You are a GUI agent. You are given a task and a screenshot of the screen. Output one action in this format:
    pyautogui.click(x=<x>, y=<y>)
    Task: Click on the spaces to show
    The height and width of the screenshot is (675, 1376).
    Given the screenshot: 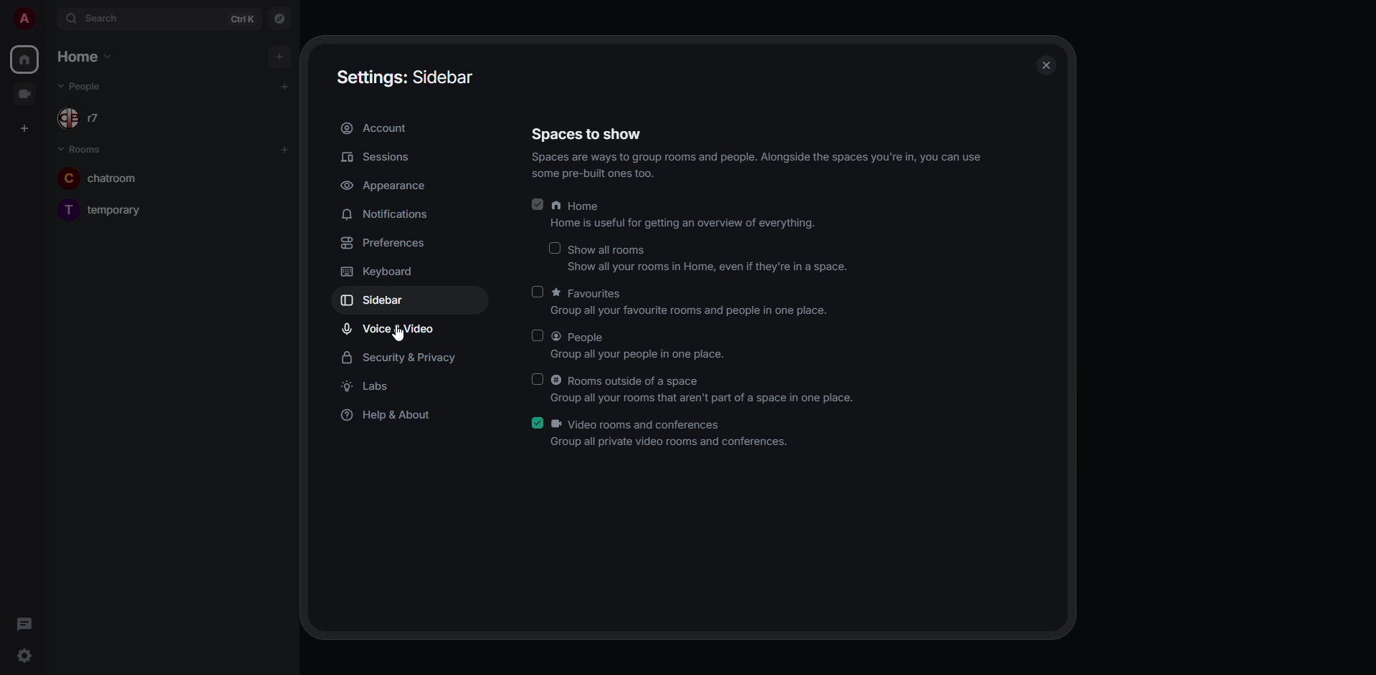 What is the action you would take?
    pyautogui.click(x=751, y=131)
    